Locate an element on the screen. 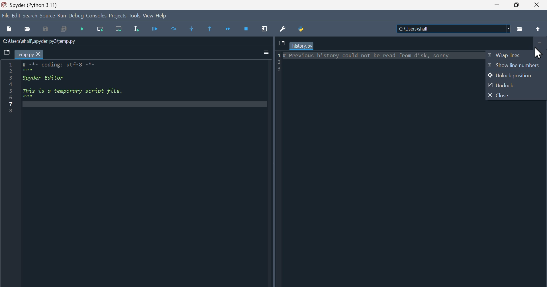 The width and height of the screenshot is (547, 287). temp.py is located at coordinates (30, 54).